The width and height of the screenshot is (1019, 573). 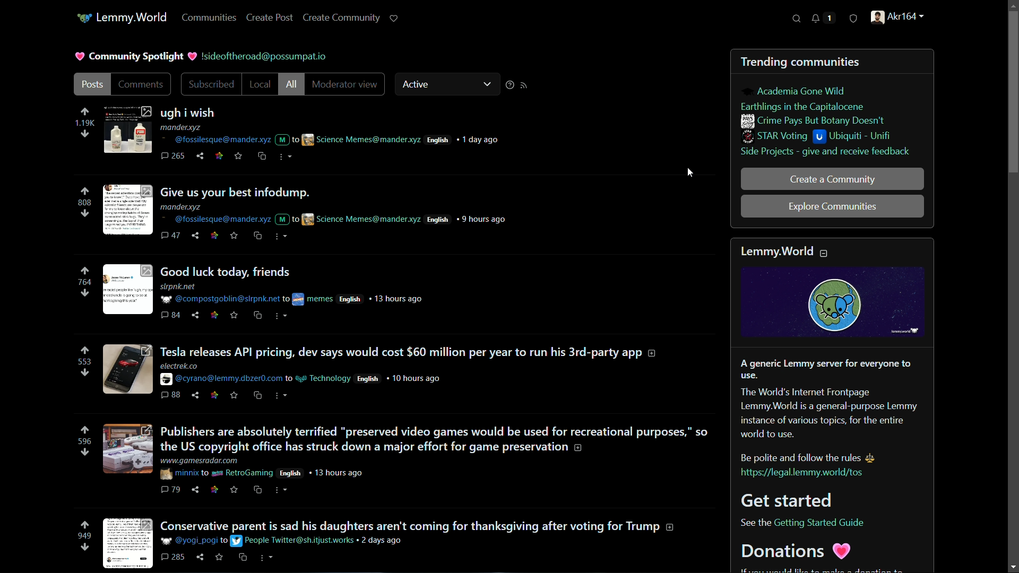 What do you see at coordinates (673, 527) in the screenshot?
I see `more information` at bounding box center [673, 527].